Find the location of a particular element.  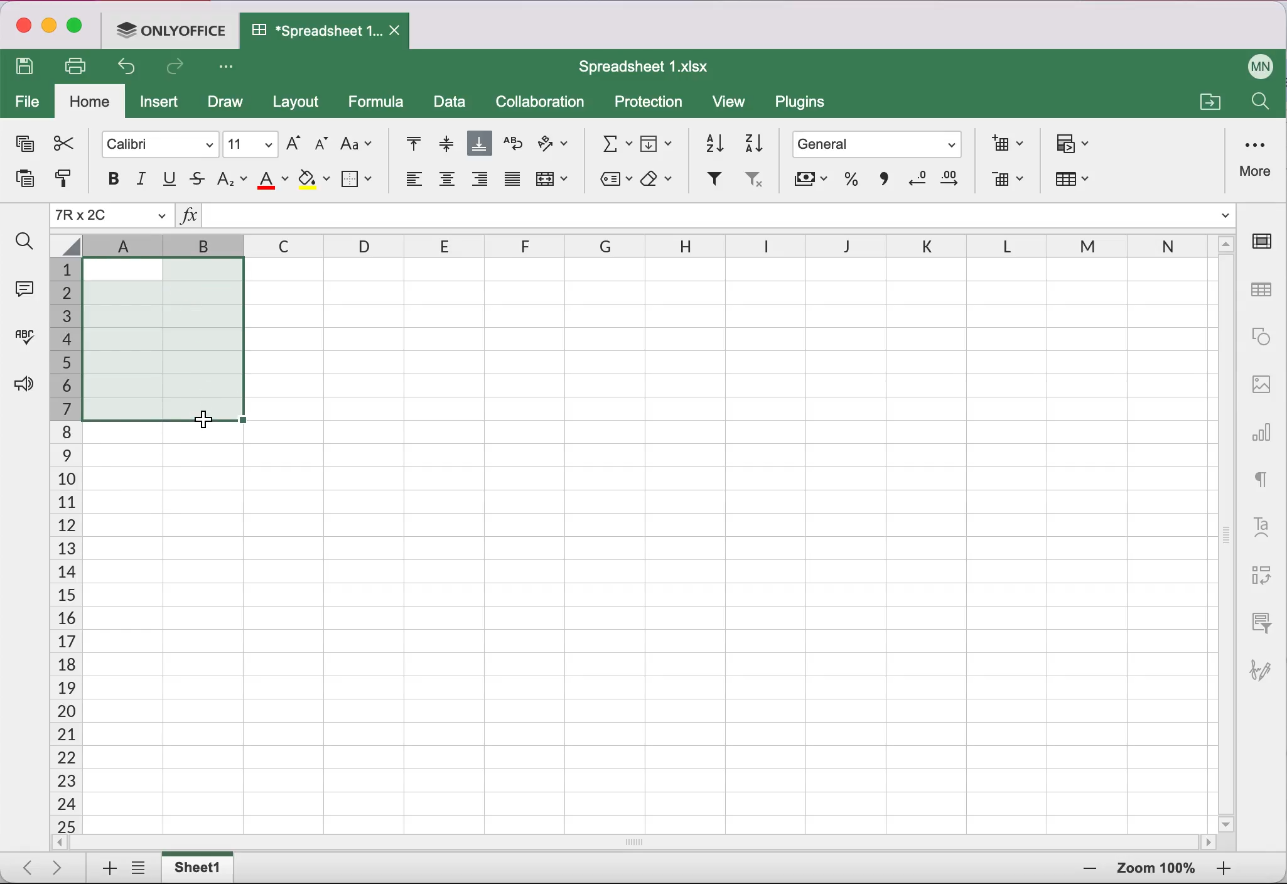

plugins is located at coordinates (806, 105).